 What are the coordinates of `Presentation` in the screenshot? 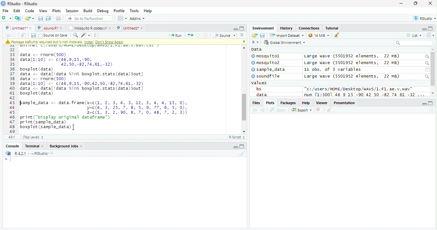 It's located at (344, 103).